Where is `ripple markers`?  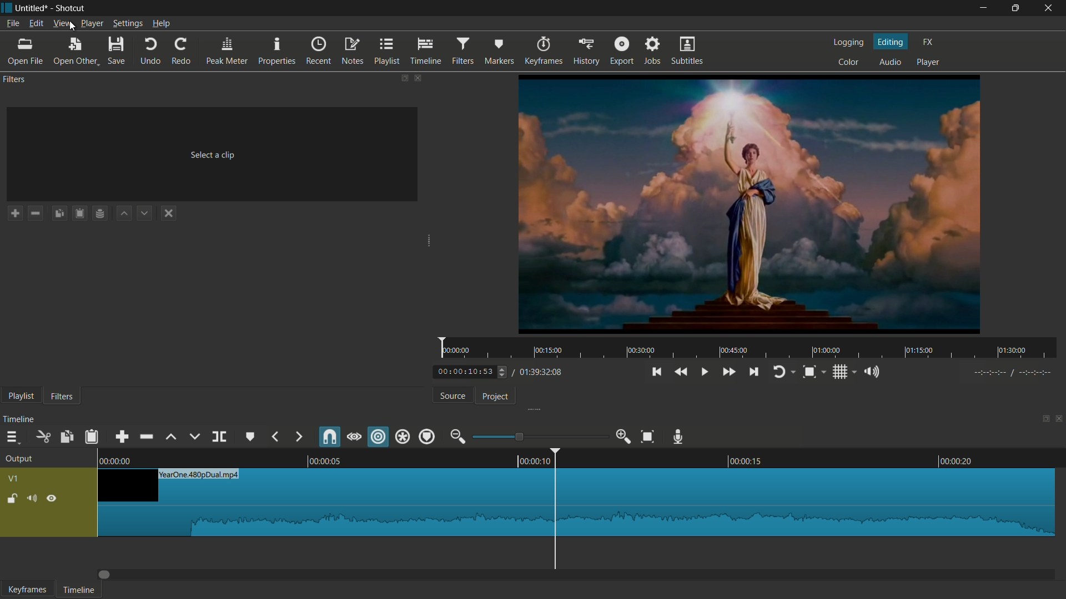 ripple markers is located at coordinates (428, 436).